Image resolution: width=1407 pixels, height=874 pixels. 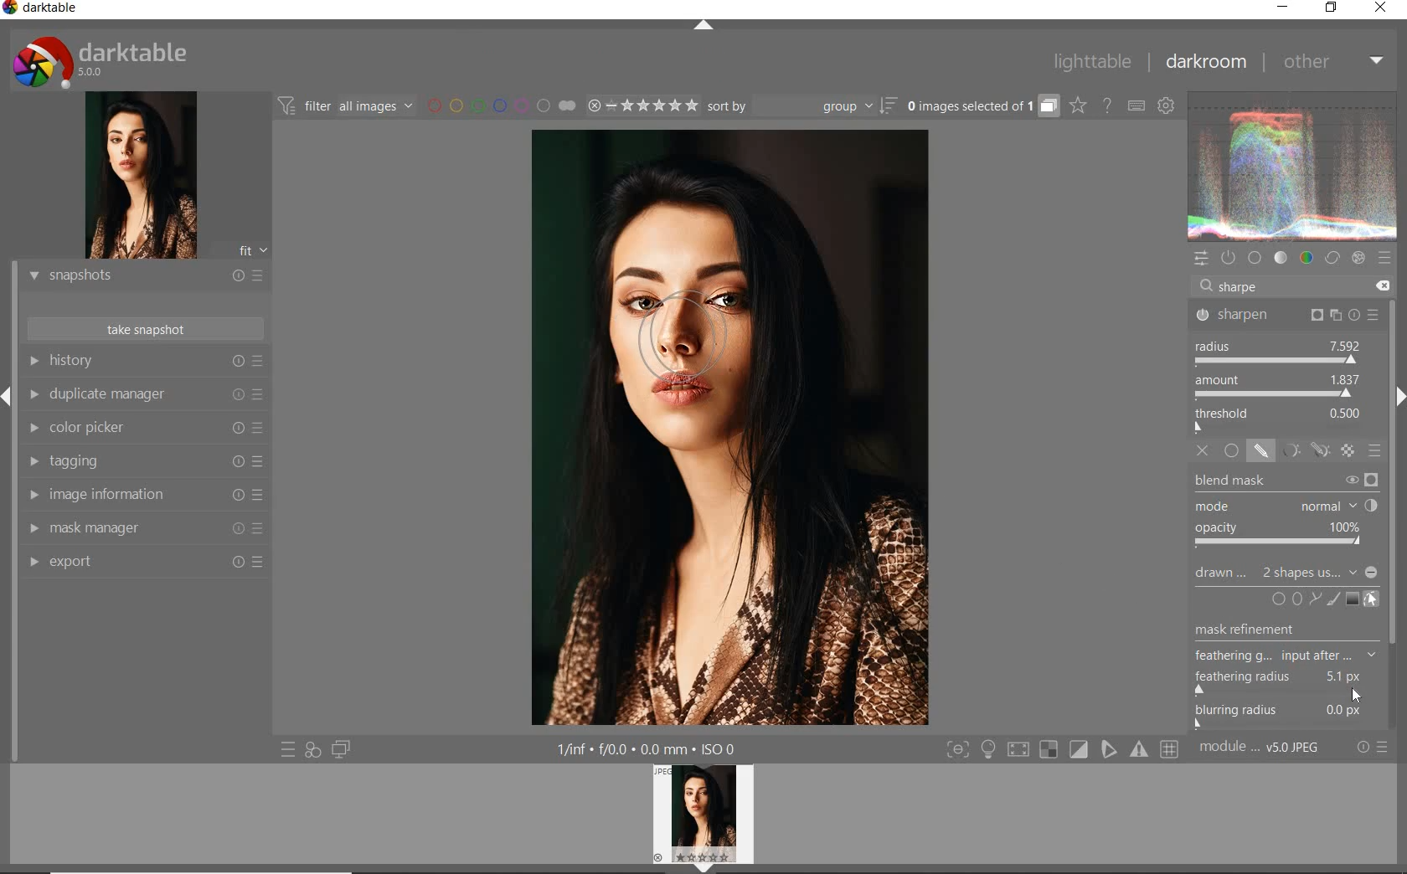 What do you see at coordinates (1286, 639) in the screenshot?
I see `ADD ELLIPSE` at bounding box center [1286, 639].